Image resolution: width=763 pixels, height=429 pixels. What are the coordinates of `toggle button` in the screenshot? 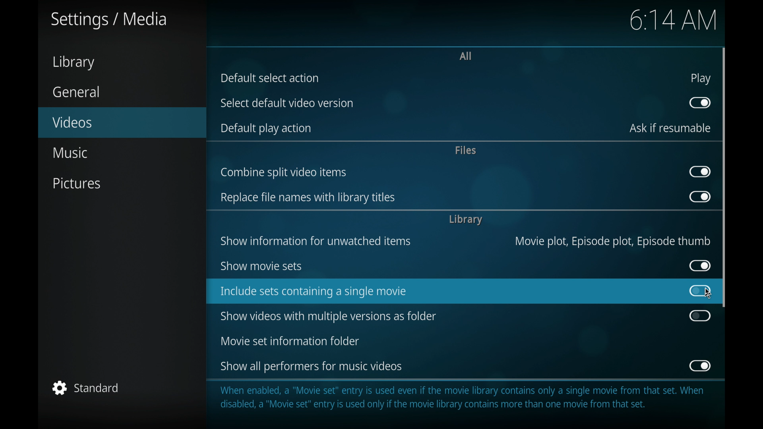 It's located at (699, 316).